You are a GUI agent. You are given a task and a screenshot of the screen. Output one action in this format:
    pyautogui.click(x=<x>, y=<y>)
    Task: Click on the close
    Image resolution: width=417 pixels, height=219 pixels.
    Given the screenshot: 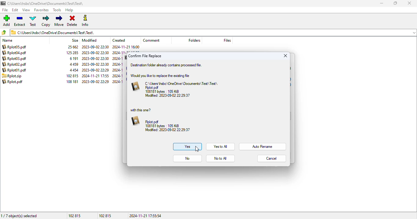 What is the action you would take?
    pyautogui.click(x=409, y=3)
    